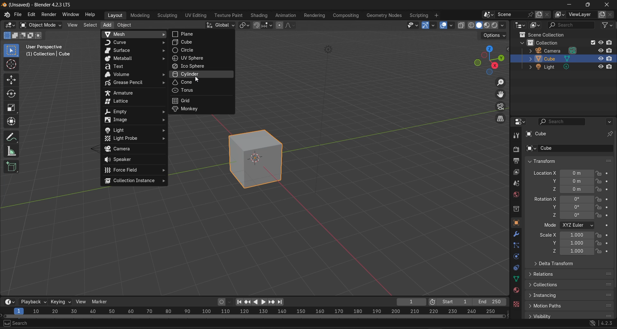 This screenshot has width=617, height=329. I want to click on force field, so click(134, 170).